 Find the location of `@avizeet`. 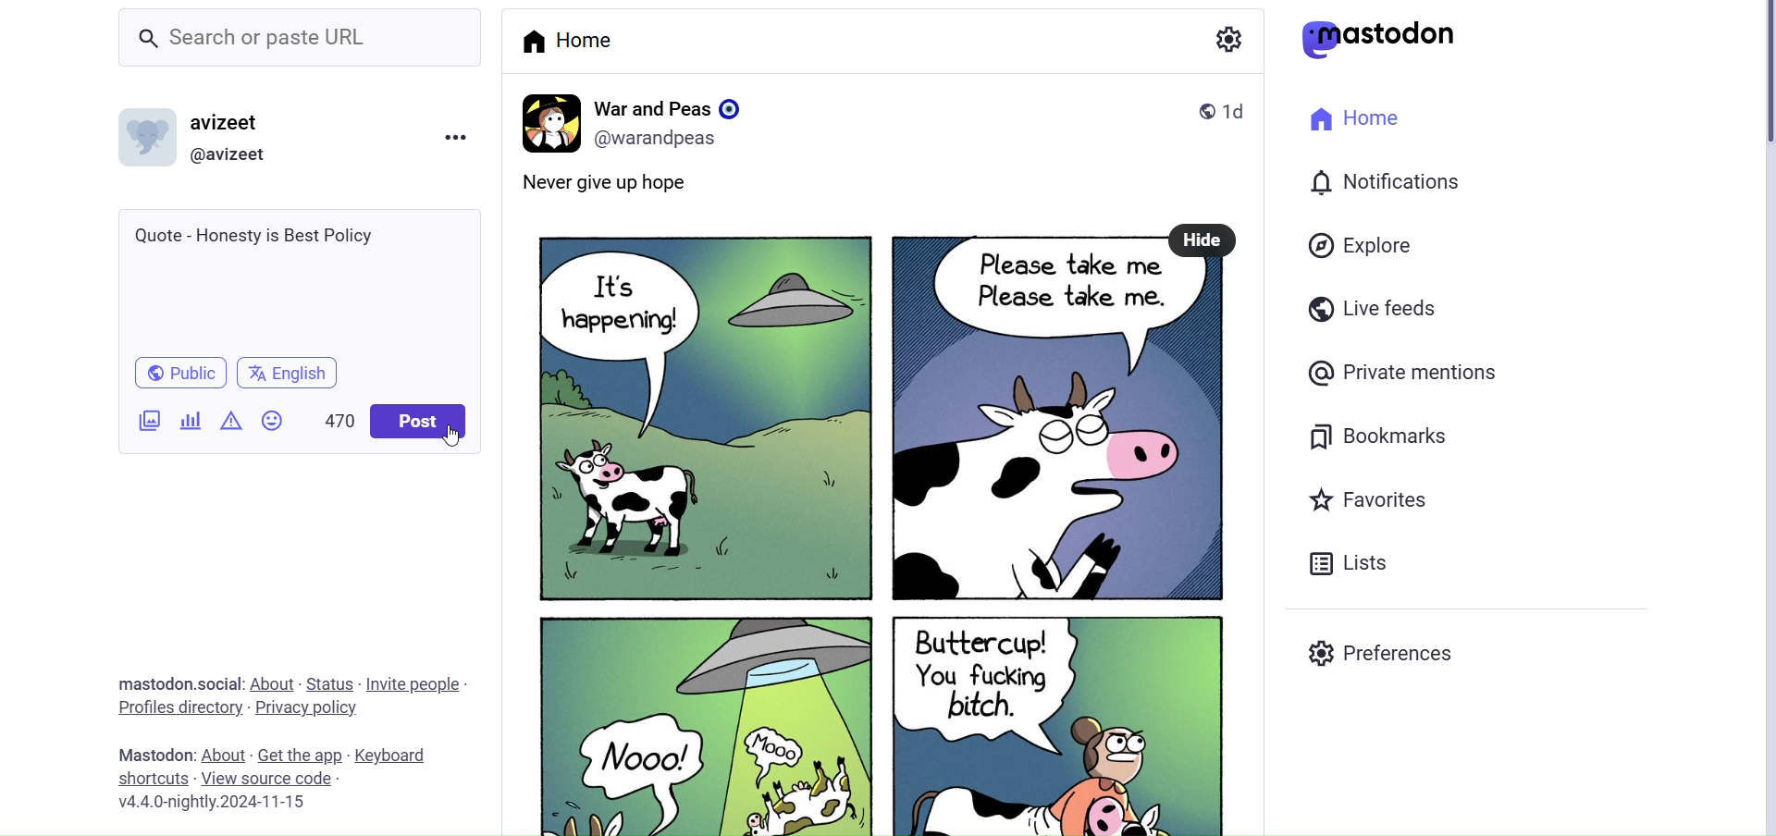

@avizeet is located at coordinates (237, 154).